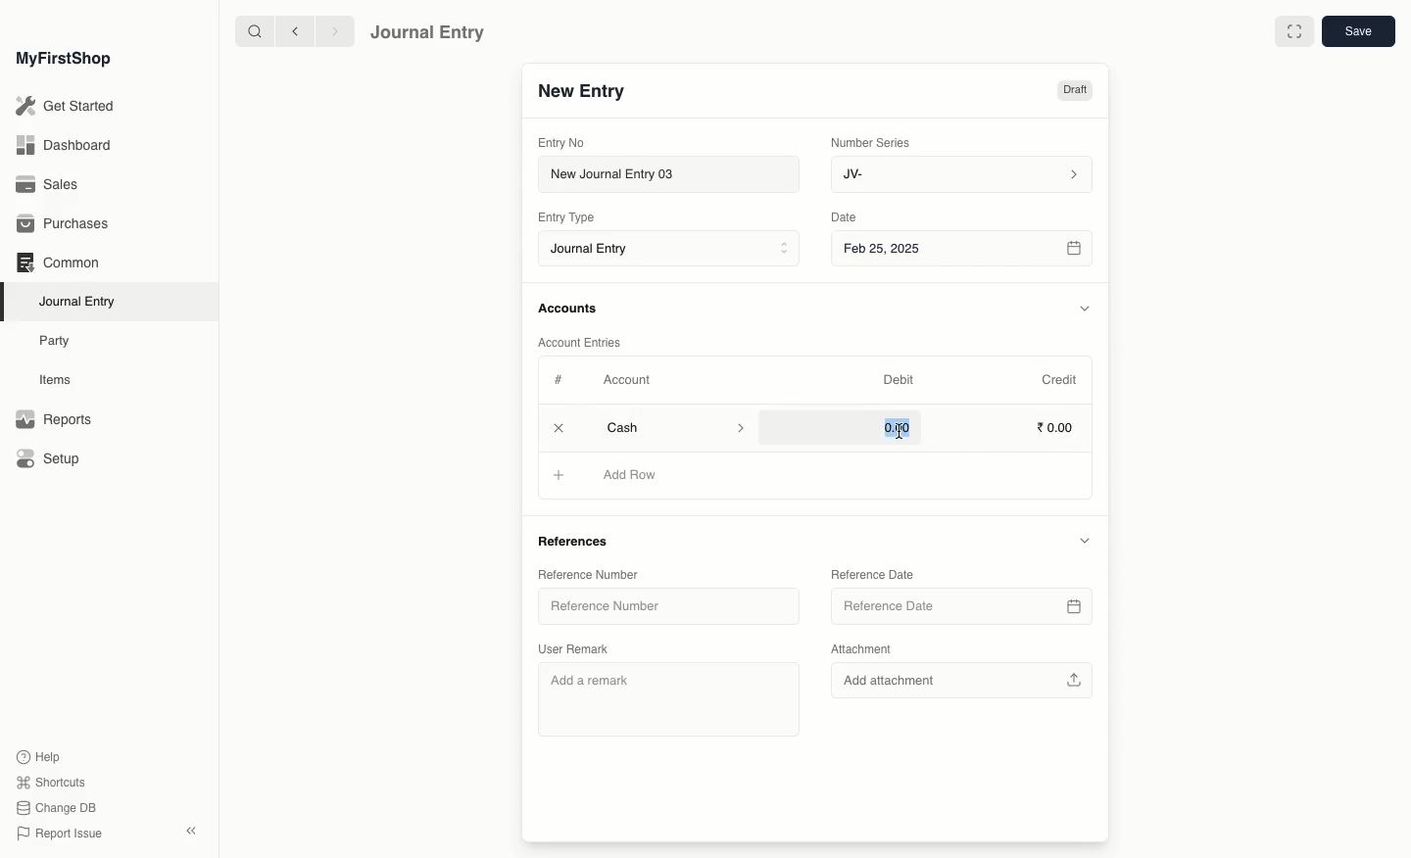  Describe the element at coordinates (674, 250) in the screenshot. I see `Journal Entry` at that location.